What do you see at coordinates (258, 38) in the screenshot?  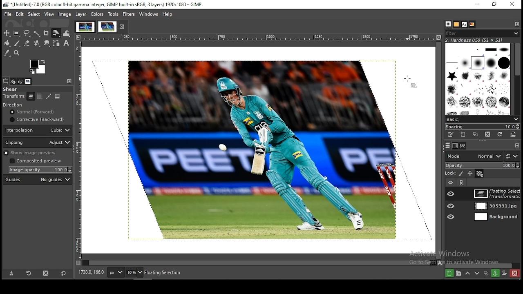 I see `horizontal scale` at bounding box center [258, 38].